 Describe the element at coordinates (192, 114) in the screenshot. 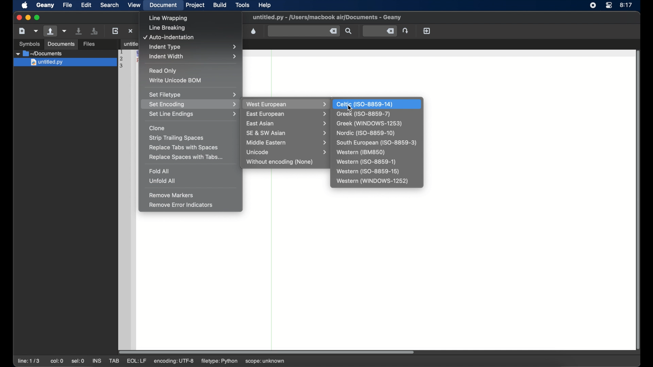

I see `set line endings menu` at that location.